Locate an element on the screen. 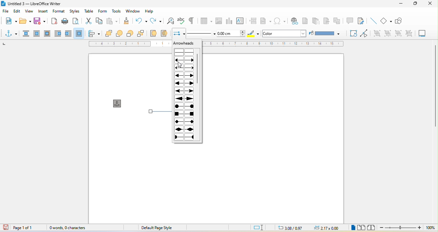  cut is located at coordinates (87, 20).